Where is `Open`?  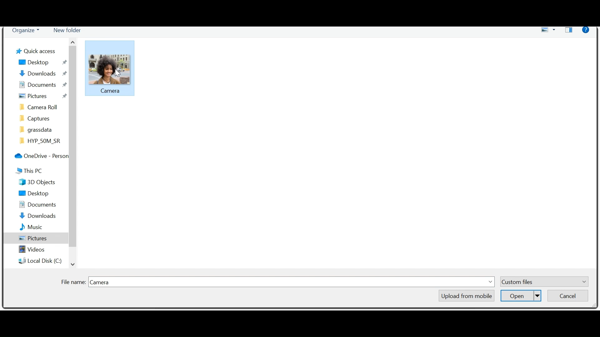 Open is located at coordinates (521, 295).